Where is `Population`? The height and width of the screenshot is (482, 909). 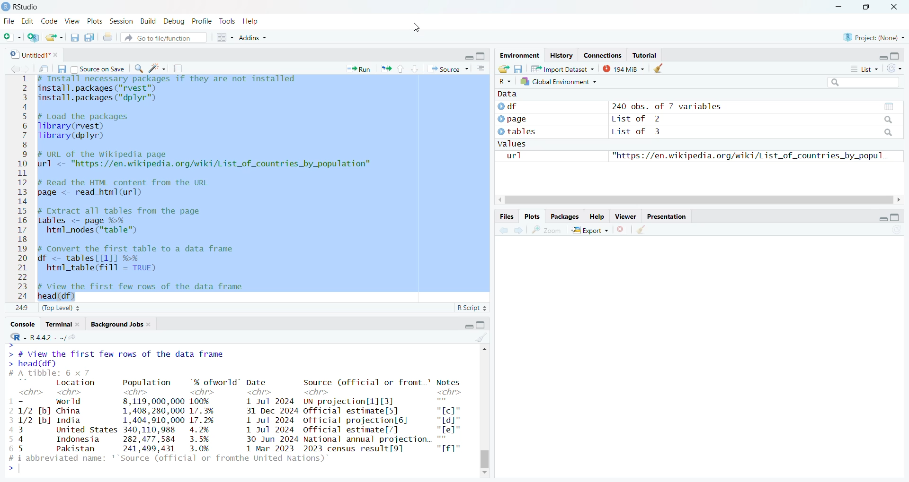
Population is located at coordinates (147, 382).